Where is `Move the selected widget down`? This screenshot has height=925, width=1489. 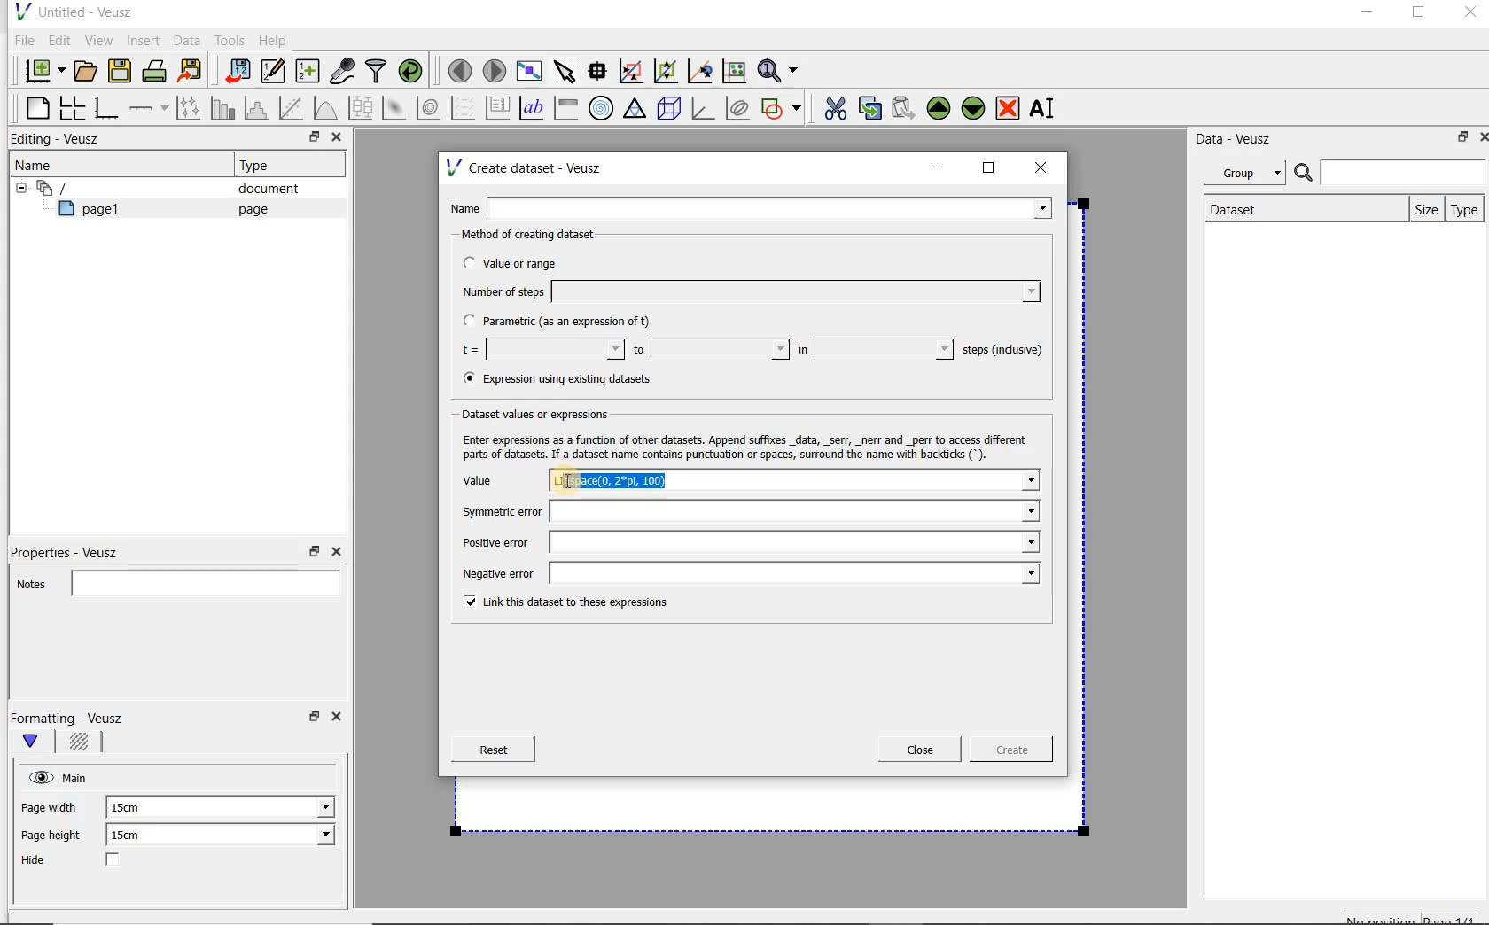 Move the selected widget down is located at coordinates (974, 107).